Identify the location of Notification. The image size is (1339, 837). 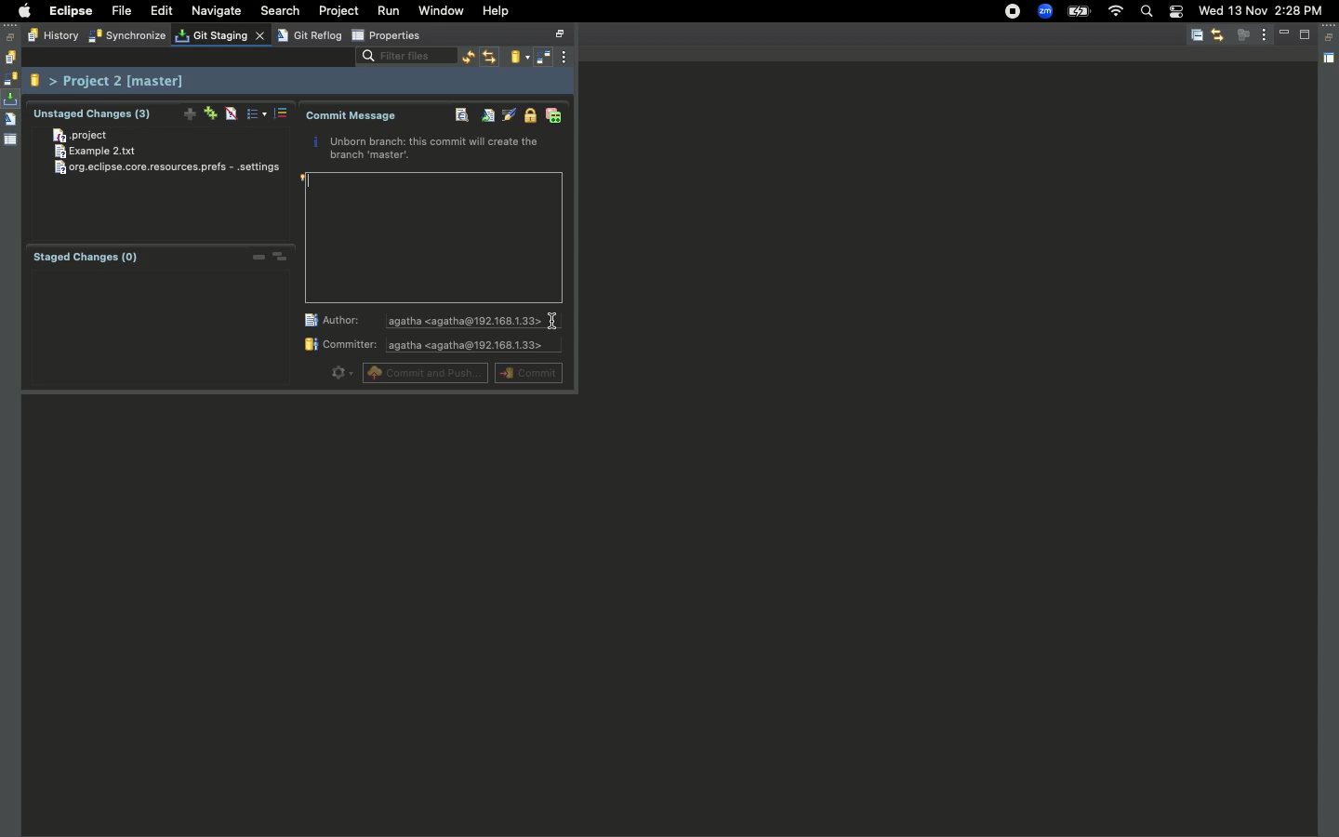
(1175, 13).